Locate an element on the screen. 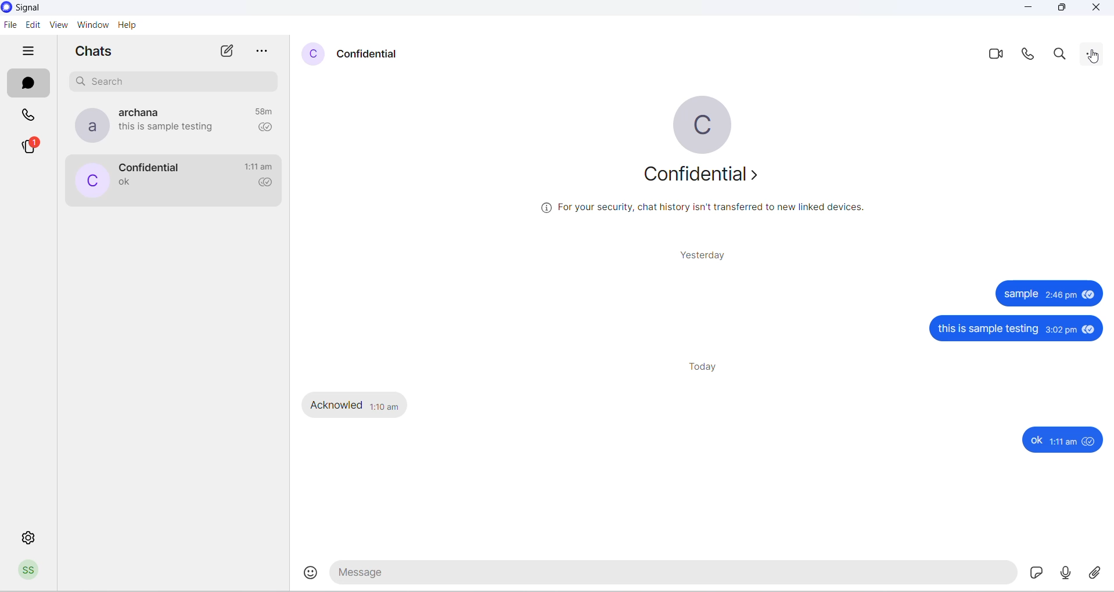 The width and height of the screenshot is (1114, 592). new chat is located at coordinates (225, 52).